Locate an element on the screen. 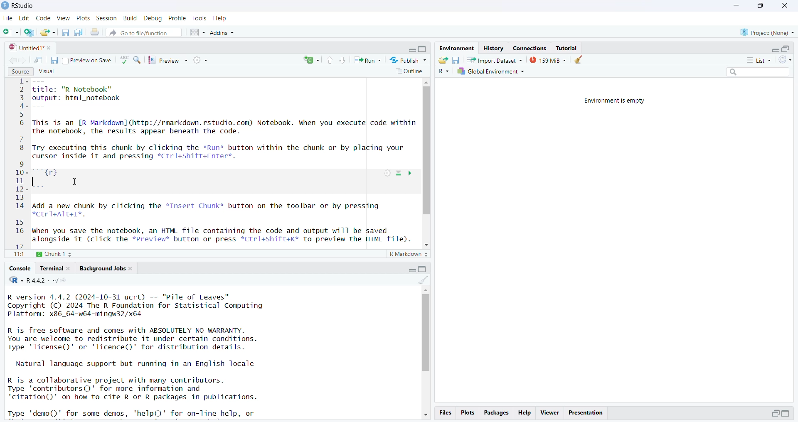 Image resolution: width=798 pixels, height=422 pixels. minimize is located at coordinates (736, 6).